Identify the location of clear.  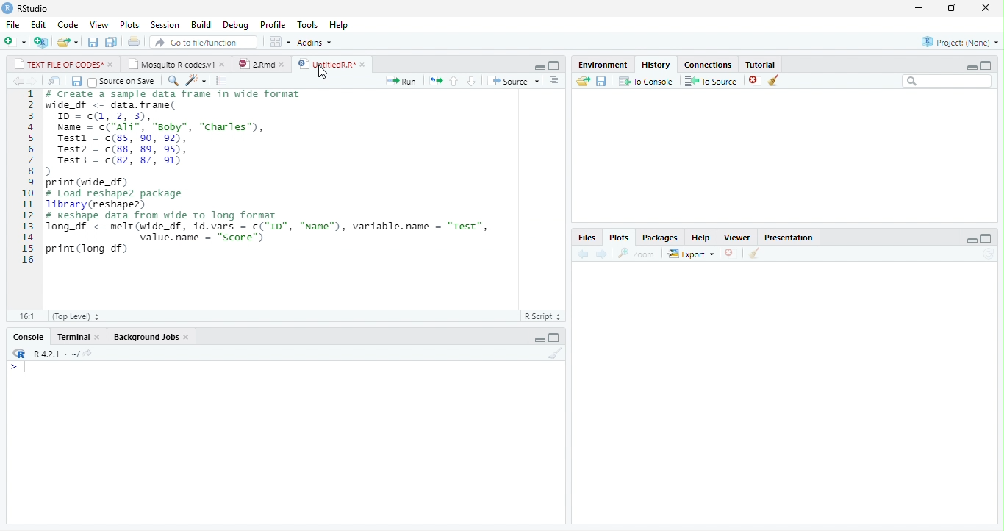
(755, 253).